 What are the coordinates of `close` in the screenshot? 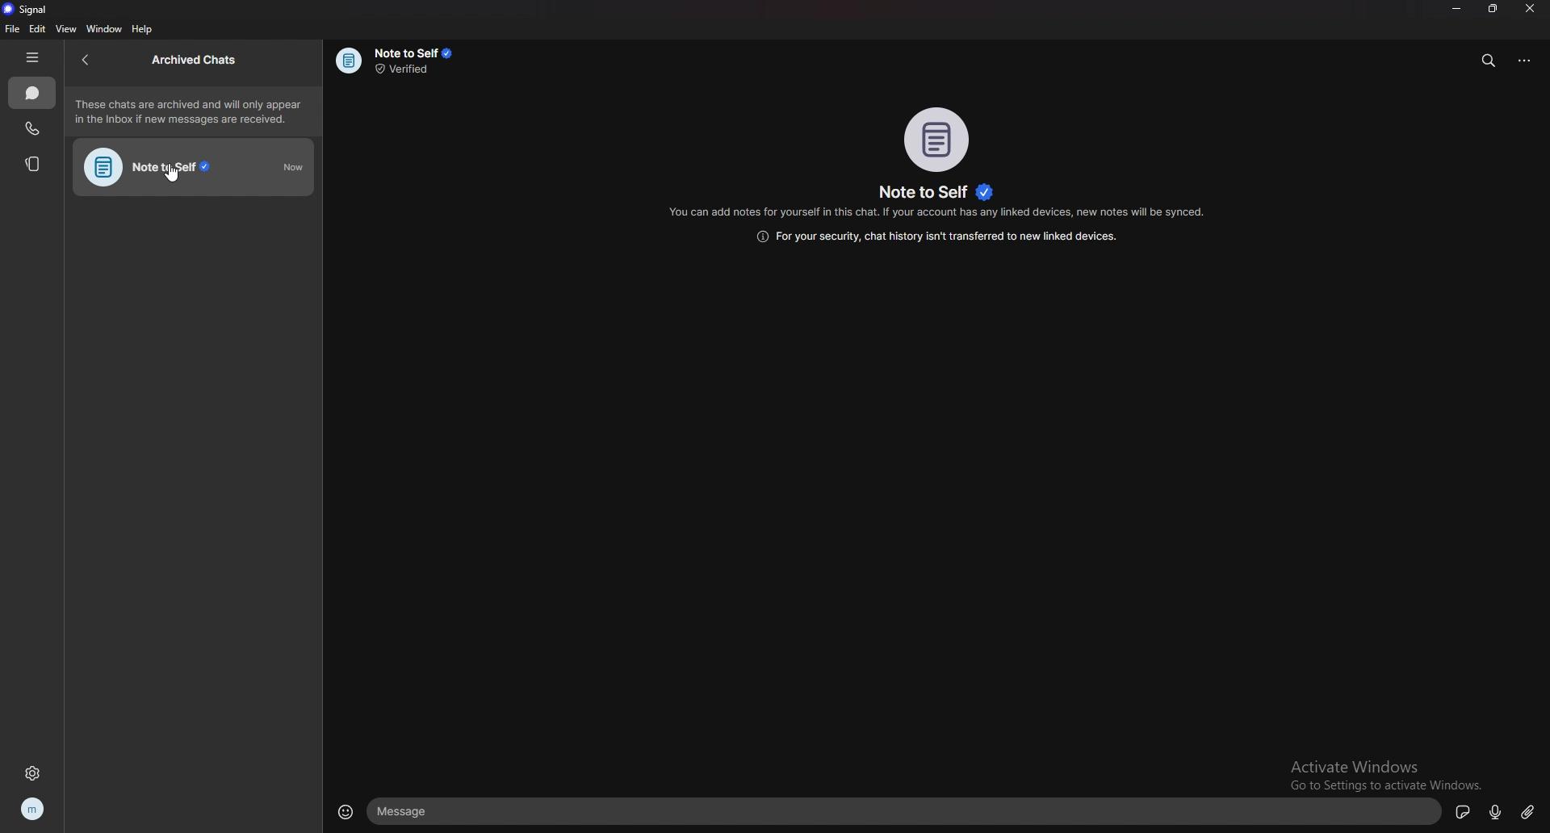 It's located at (1531, 8).